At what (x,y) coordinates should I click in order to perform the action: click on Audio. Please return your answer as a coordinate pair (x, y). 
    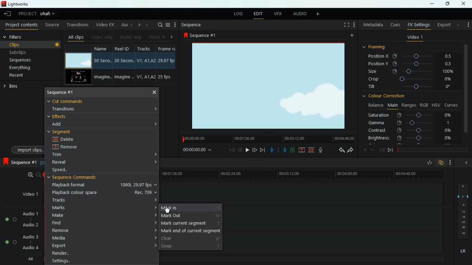
    Looking at the image, I should click on (9, 219).